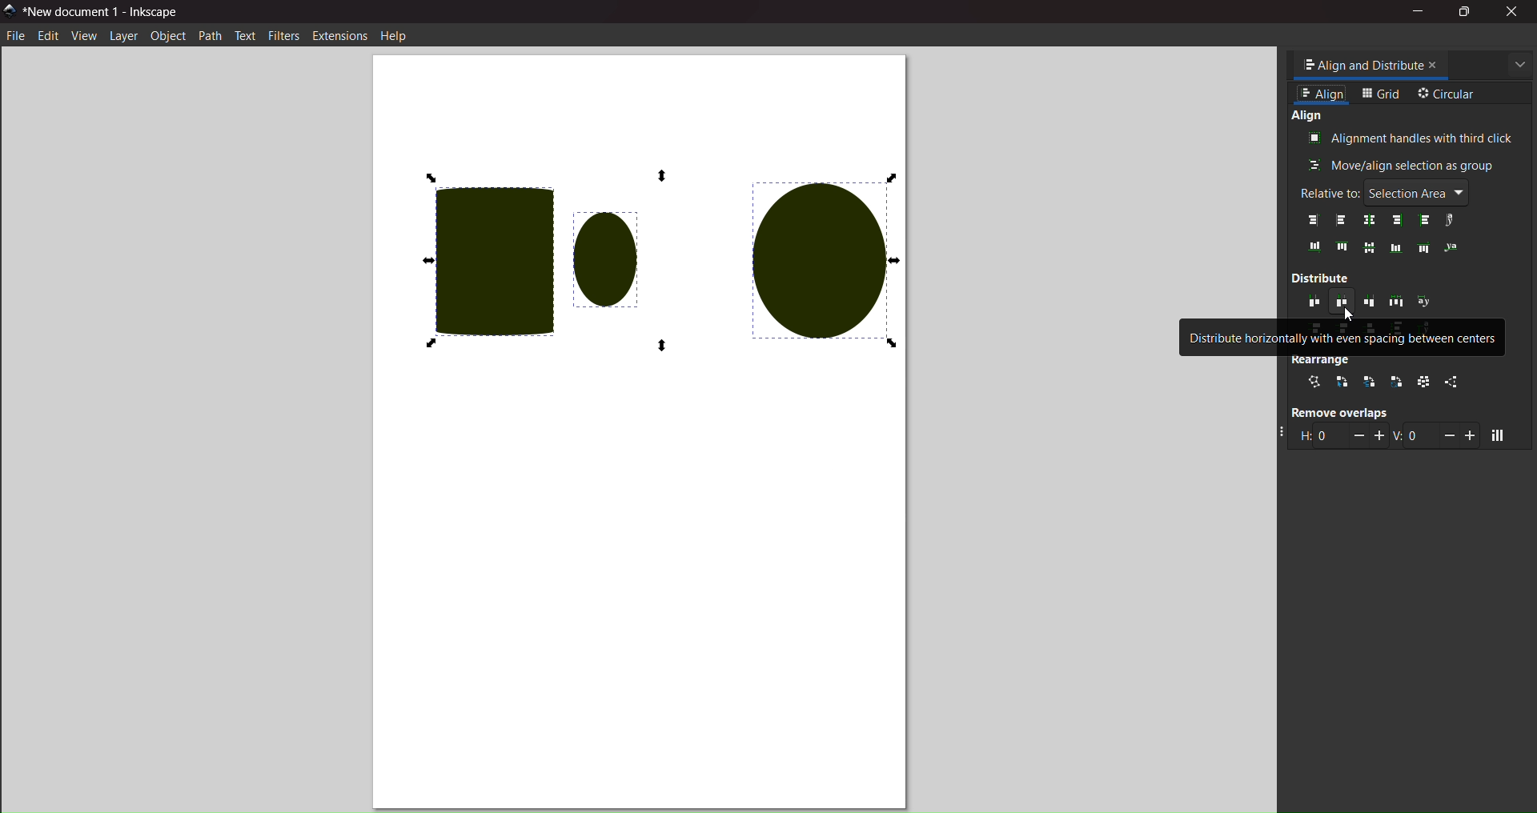  What do you see at coordinates (1334, 437) in the screenshot?
I see `horizontal gap` at bounding box center [1334, 437].